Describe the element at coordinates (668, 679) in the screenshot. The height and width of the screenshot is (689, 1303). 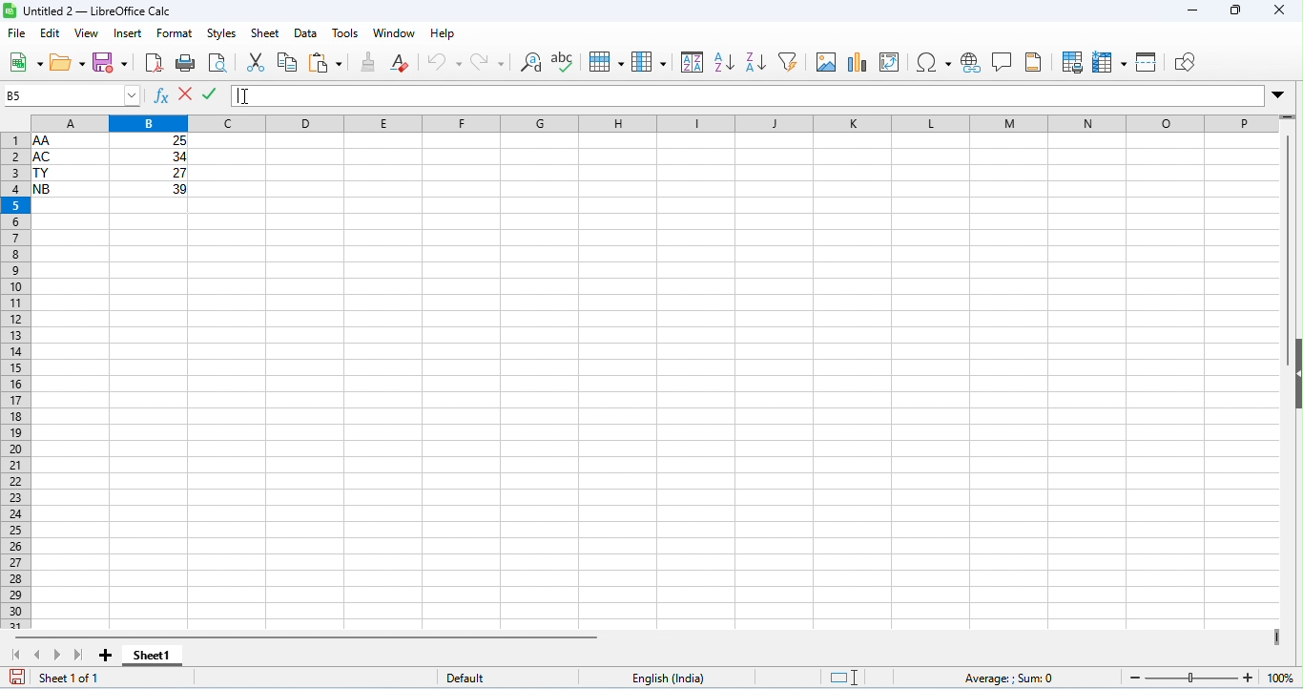
I see `English india` at that location.